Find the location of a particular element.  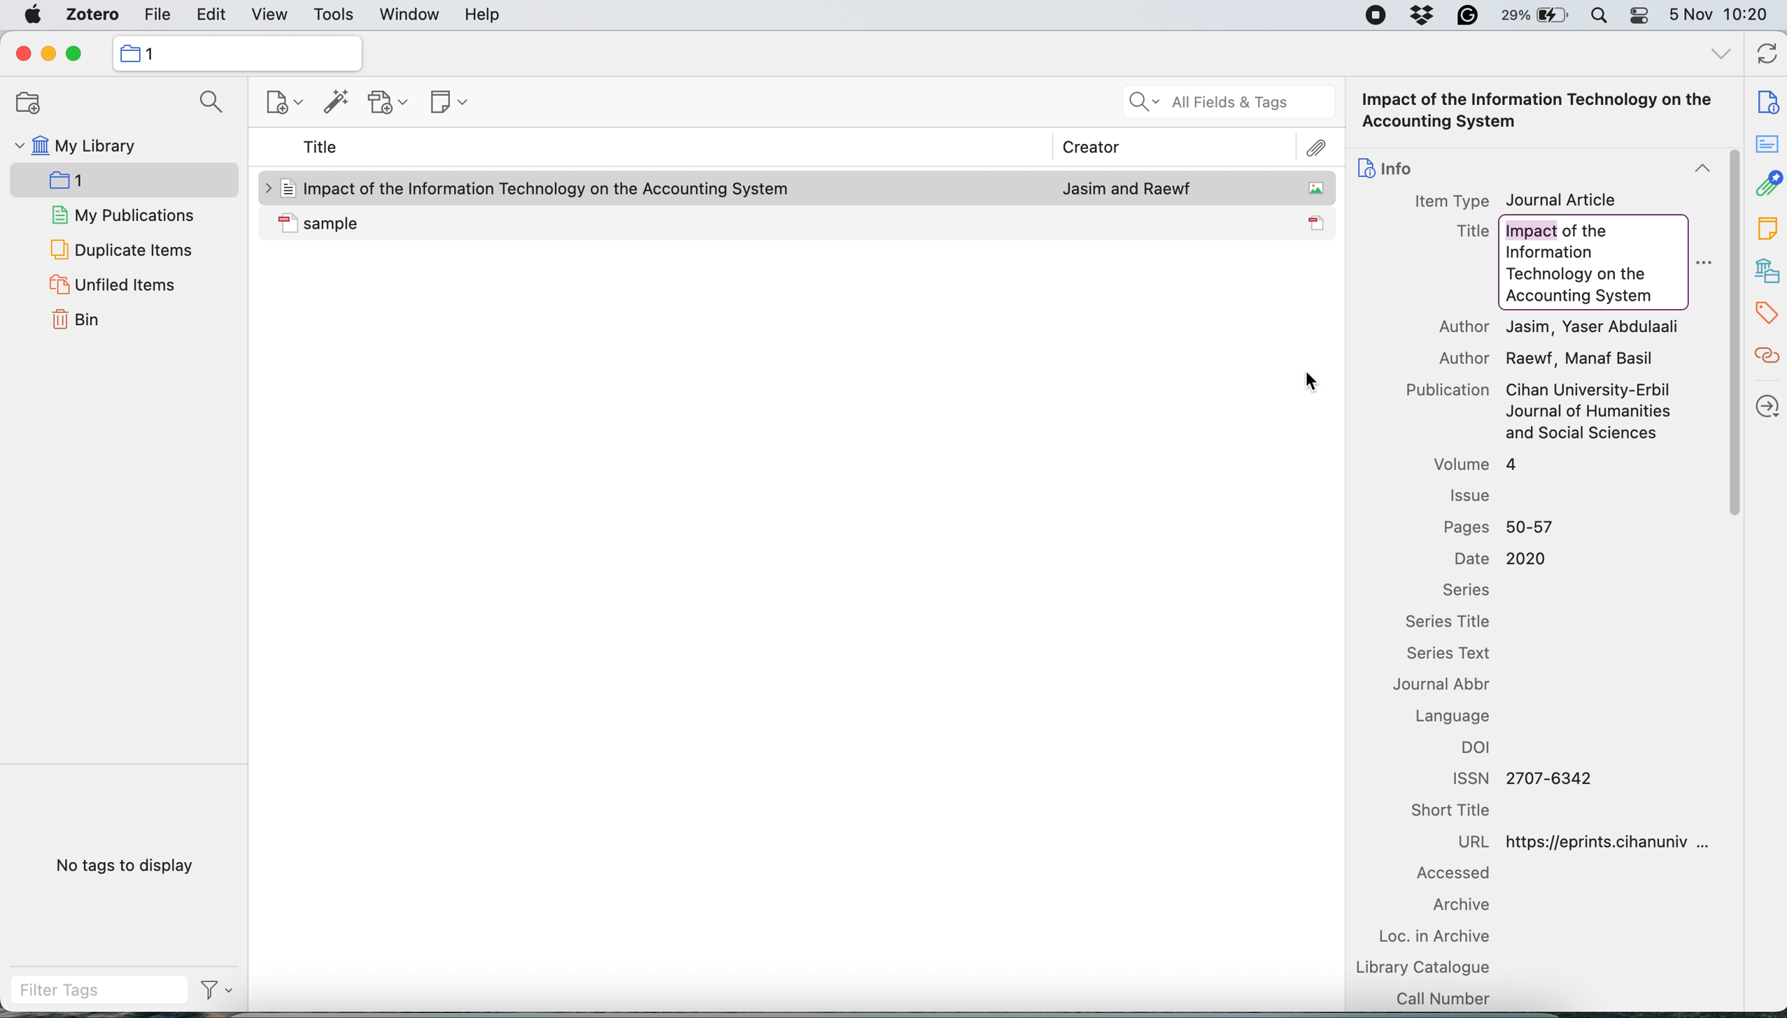

Pages 50-57 is located at coordinates (1497, 528).